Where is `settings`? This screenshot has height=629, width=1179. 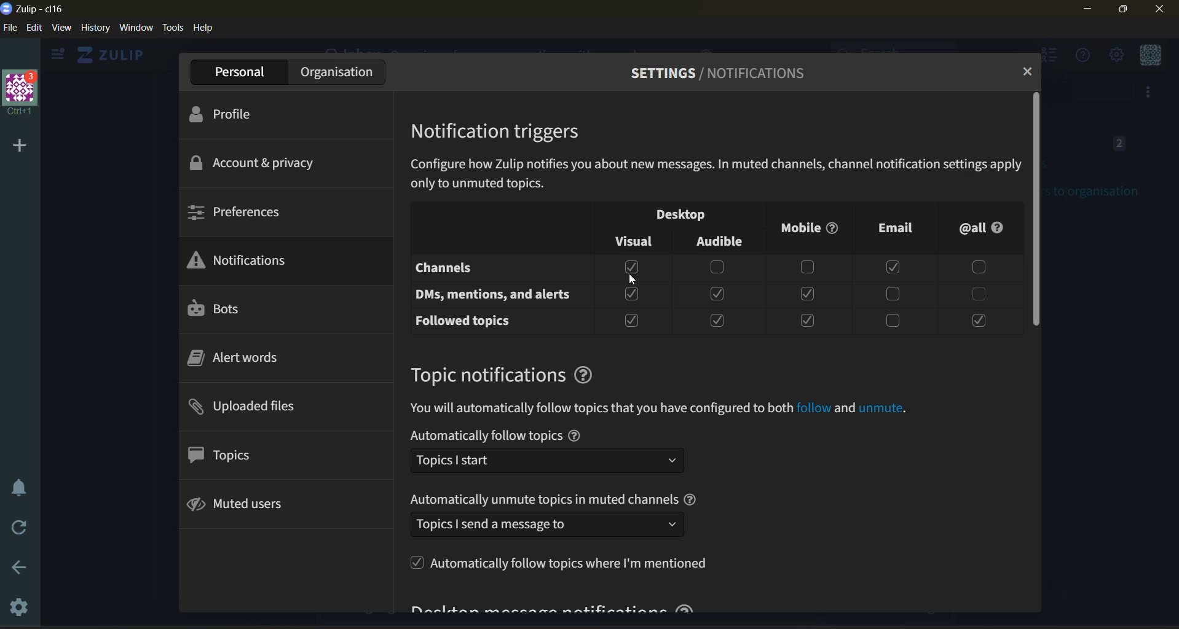
settings is located at coordinates (15, 605).